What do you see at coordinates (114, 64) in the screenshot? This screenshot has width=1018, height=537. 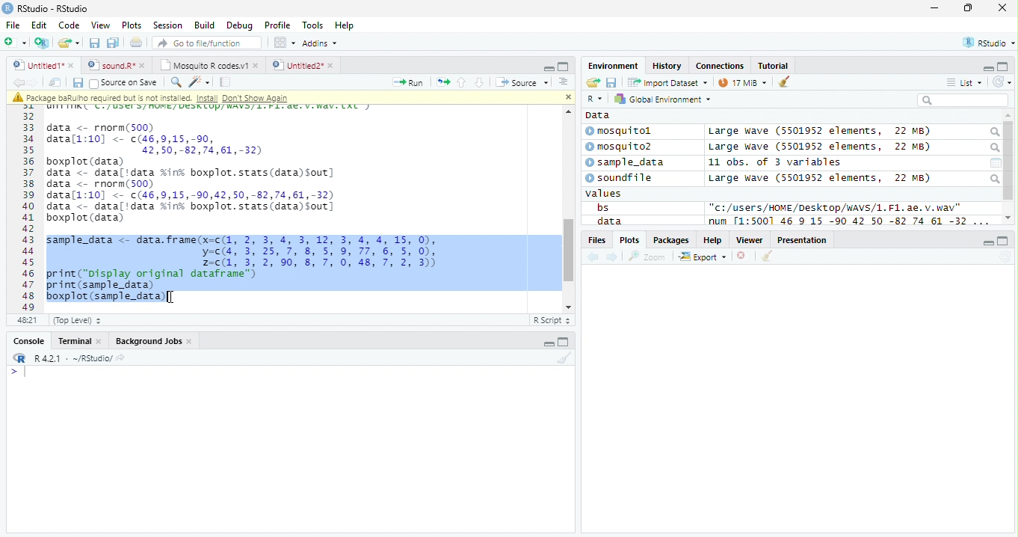 I see `sound.R*` at bounding box center [114, 64].